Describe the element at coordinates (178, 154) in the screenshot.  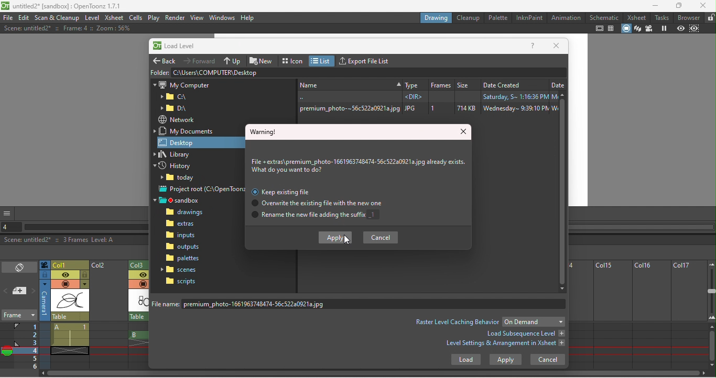
I see `Library` at that location.